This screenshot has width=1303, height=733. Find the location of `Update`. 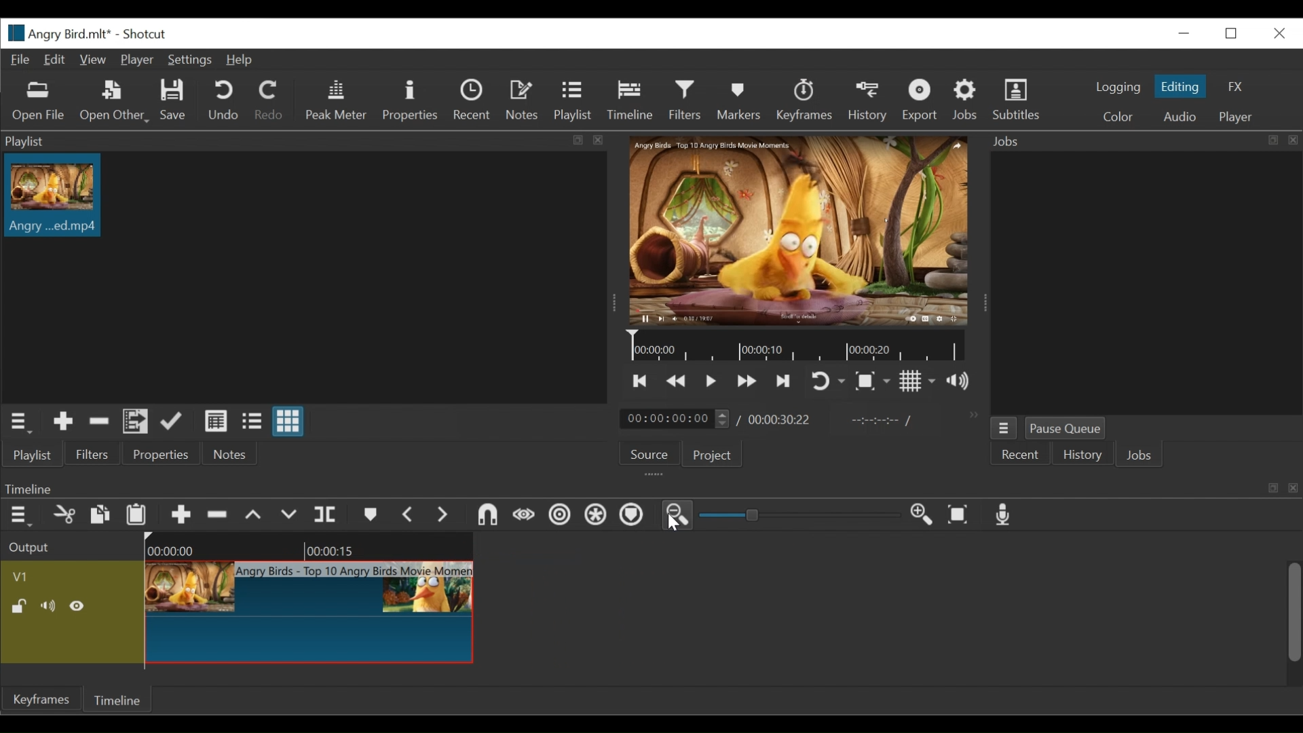

Update is located at coordinates (172, 421).